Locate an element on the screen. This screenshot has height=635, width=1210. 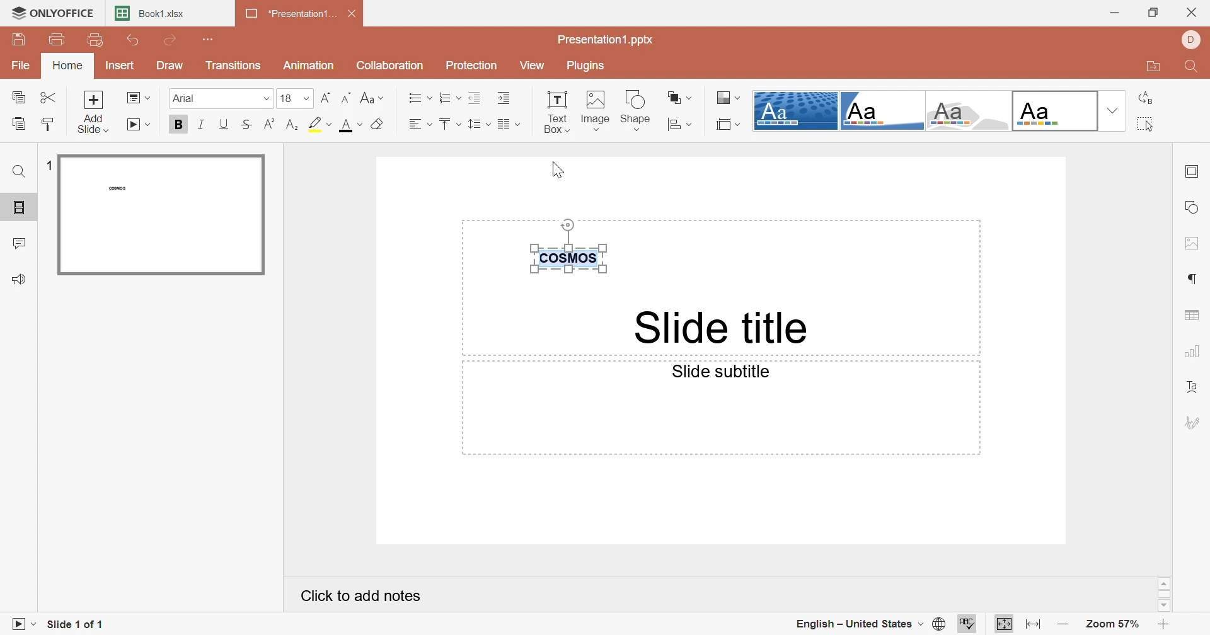
Decrease indent is located at coordinates (475, 98).